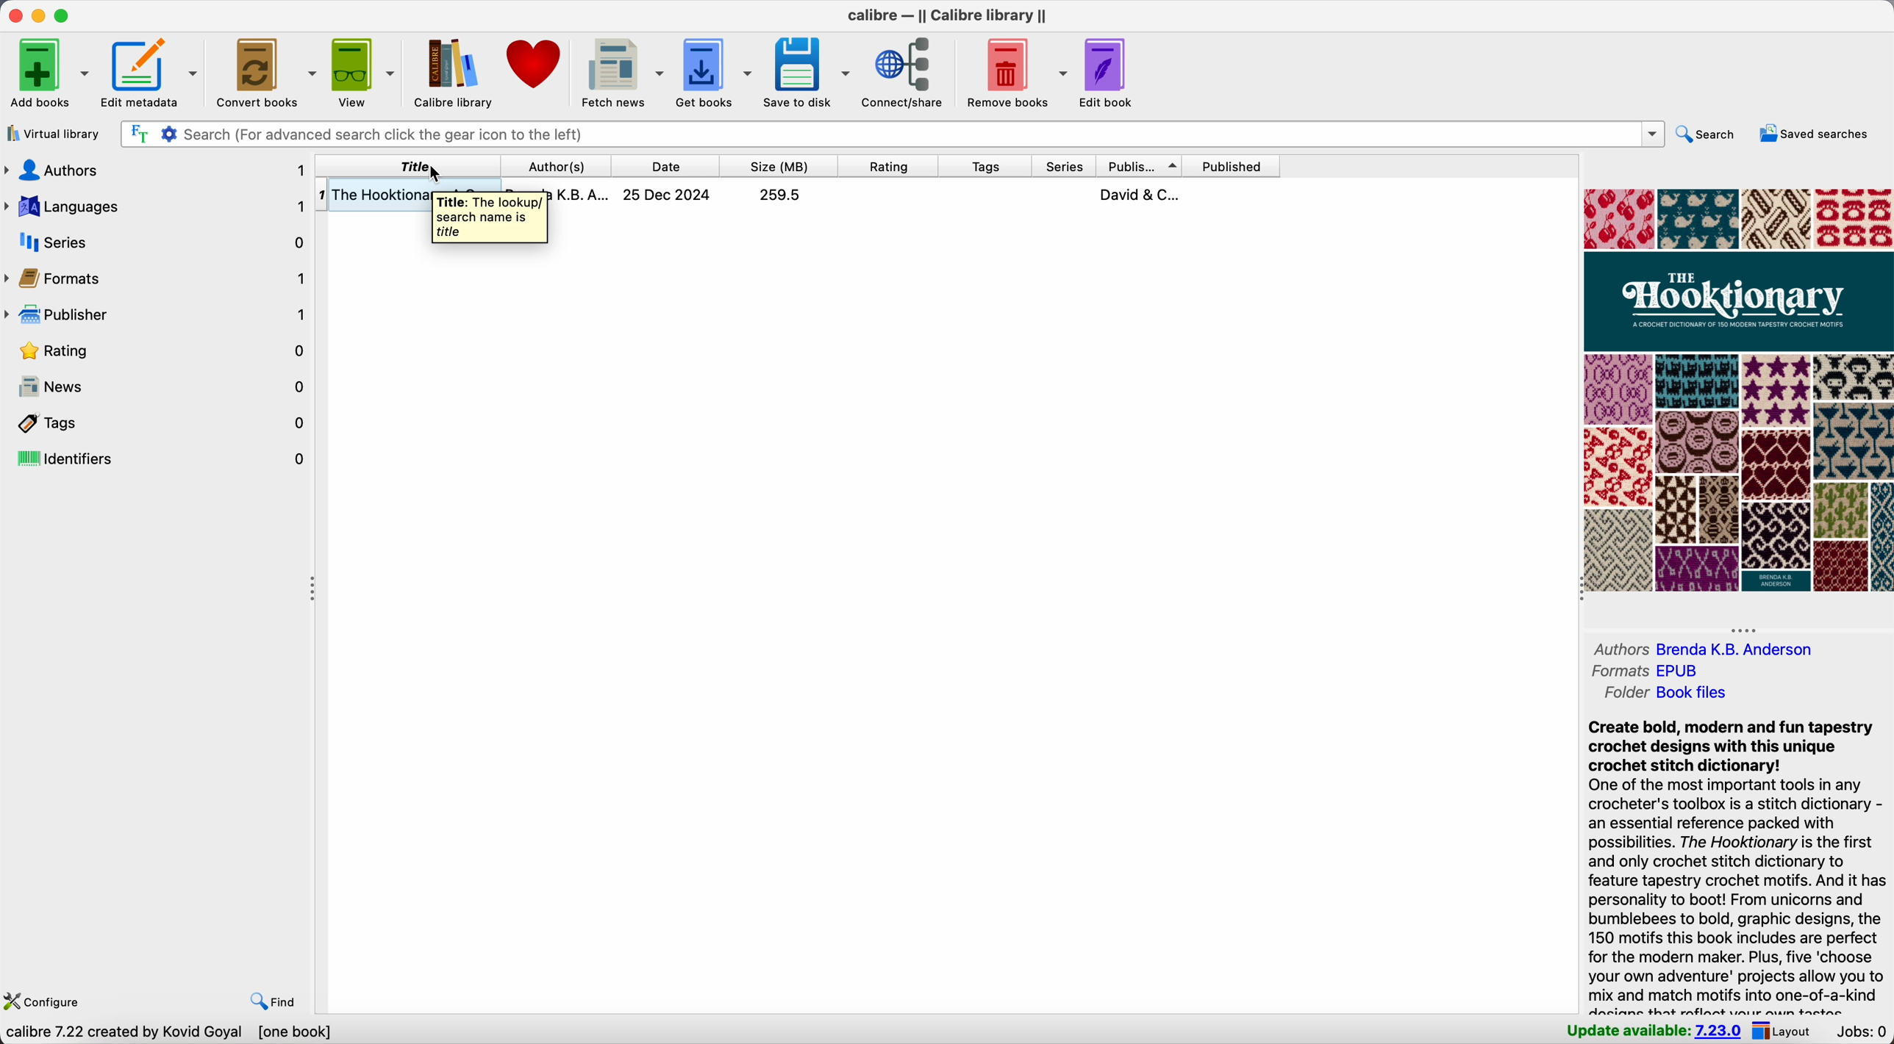  Describe the element at coordinates (1015, 73) in the screenshot. I see `remove books` at that location.